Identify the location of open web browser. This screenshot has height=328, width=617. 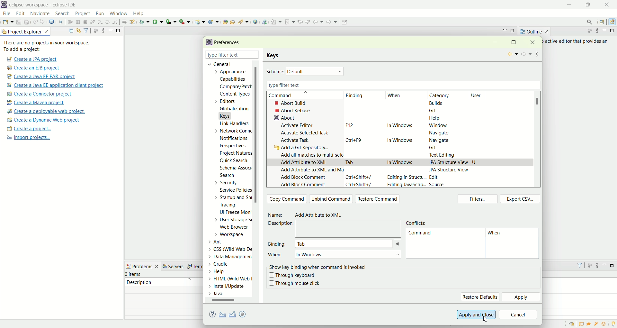
(255, 22).